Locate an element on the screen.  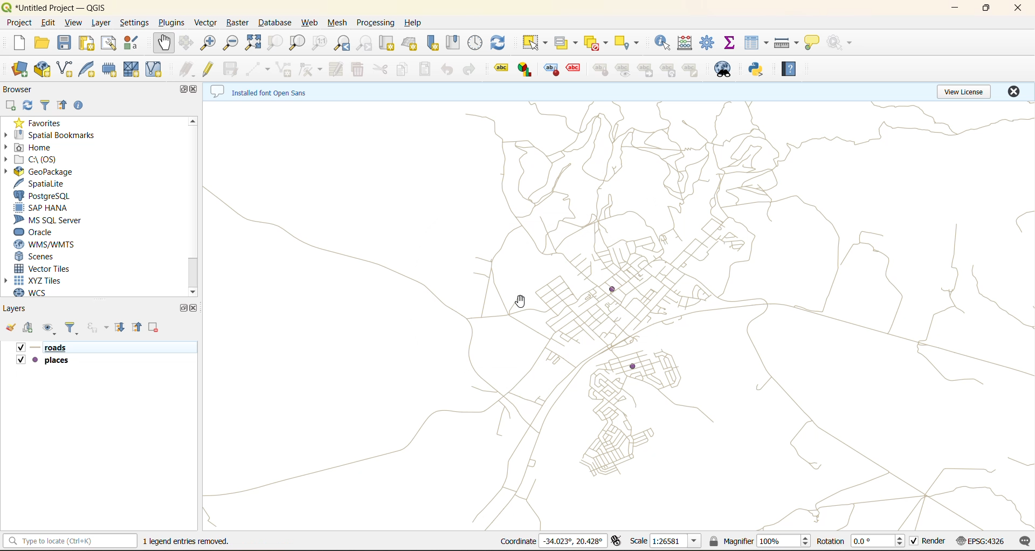
collapse all is located at coordinates (60, 106).